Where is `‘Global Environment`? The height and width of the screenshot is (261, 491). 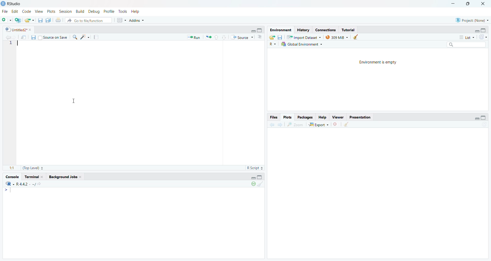
‘Global Environment is located at coordinates (302, 44).